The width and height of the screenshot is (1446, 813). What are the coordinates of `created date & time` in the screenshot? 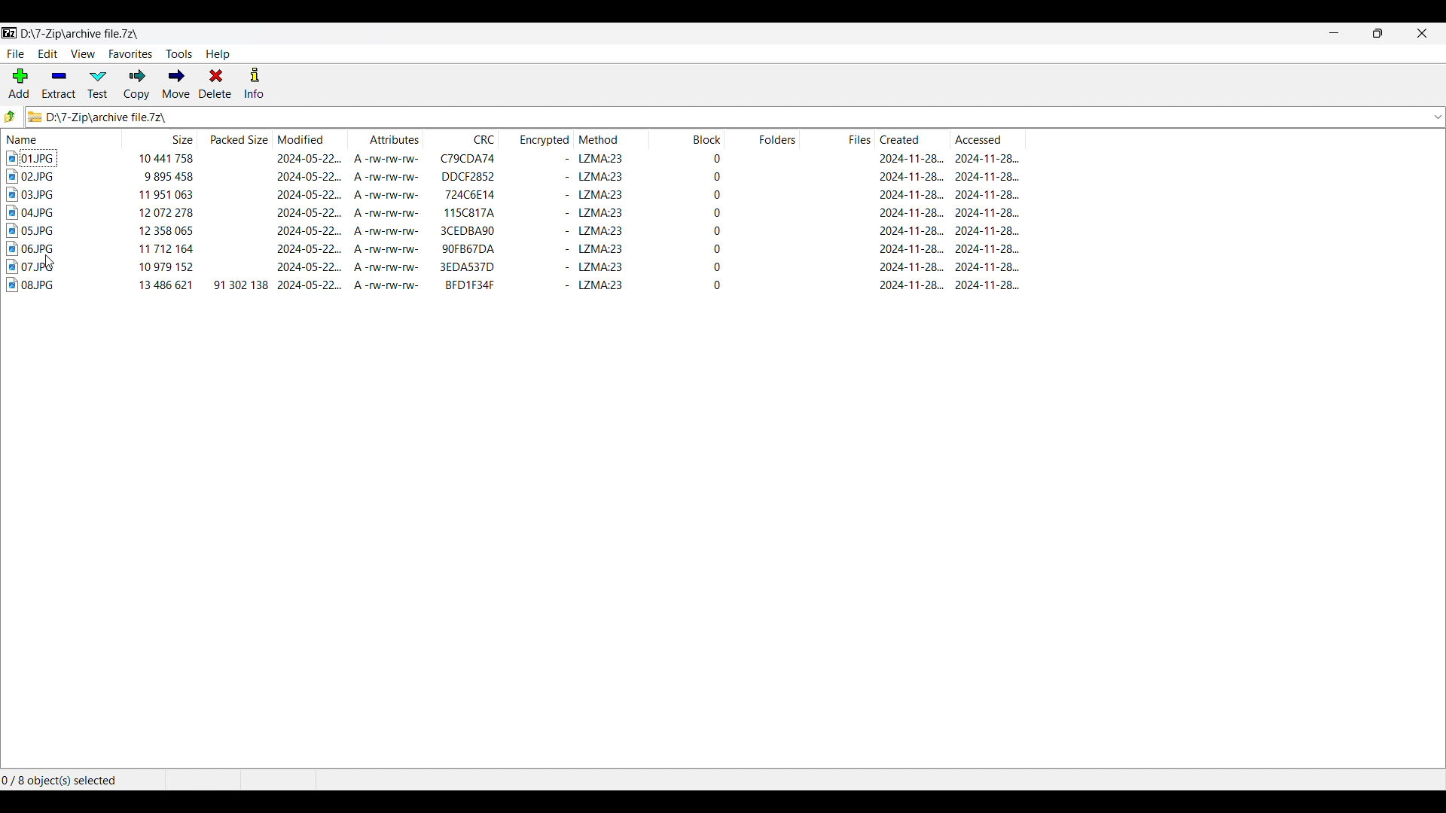 It's located at (912, 249).